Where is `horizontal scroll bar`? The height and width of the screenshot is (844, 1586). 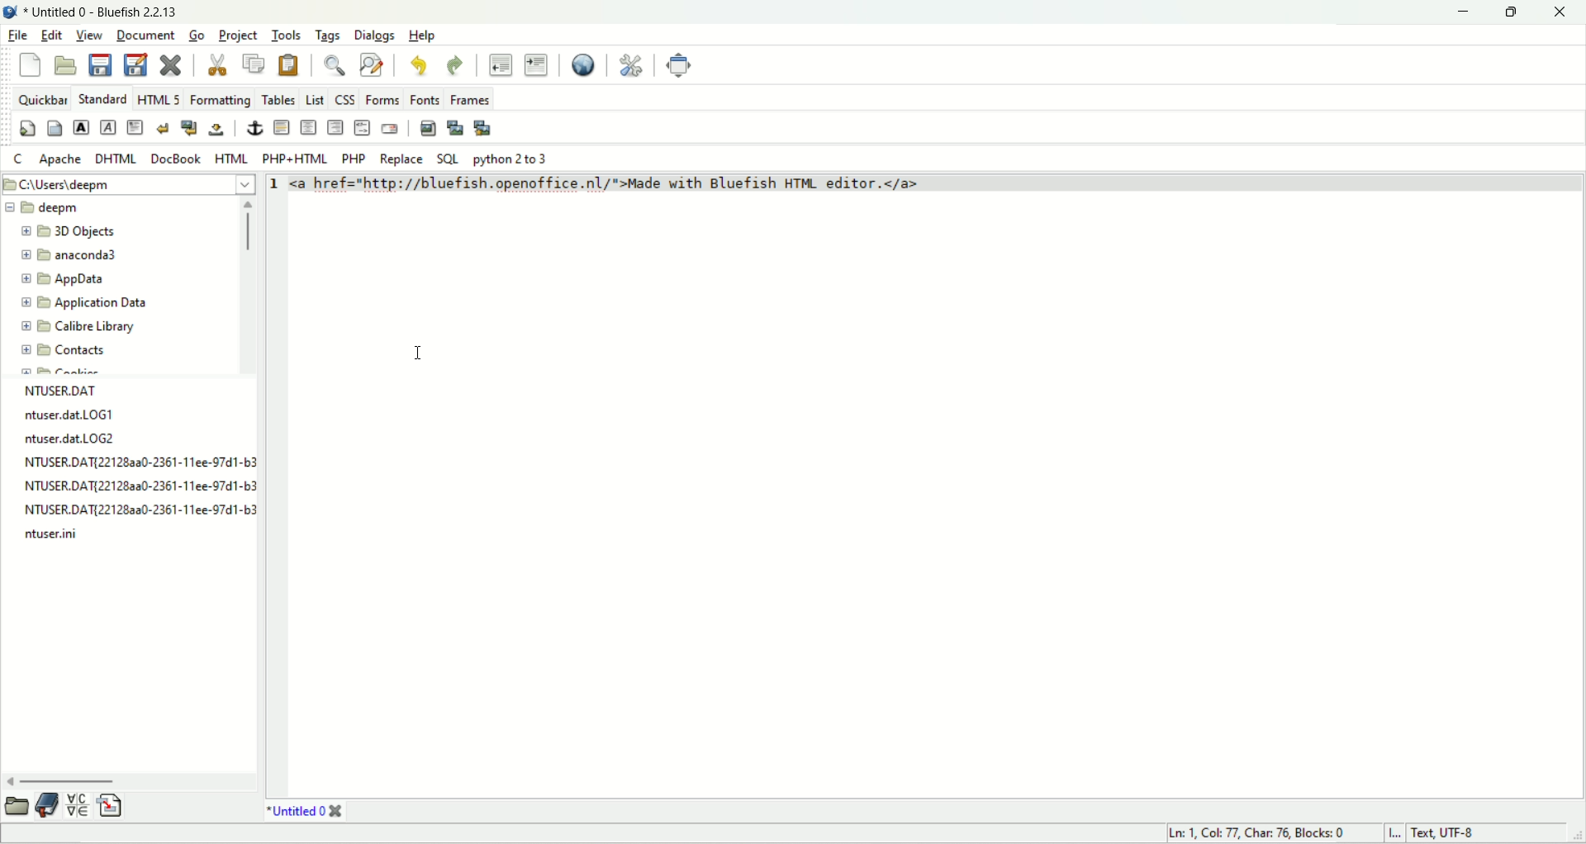
horizontal scroll bar is located at coordinates (131, 775).